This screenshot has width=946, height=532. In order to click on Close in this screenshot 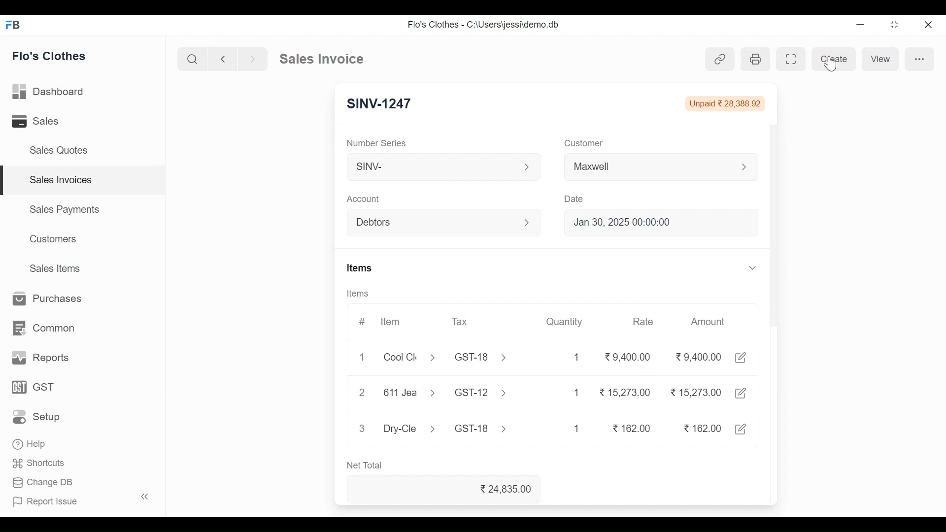, I will do `click(927, 25)`.